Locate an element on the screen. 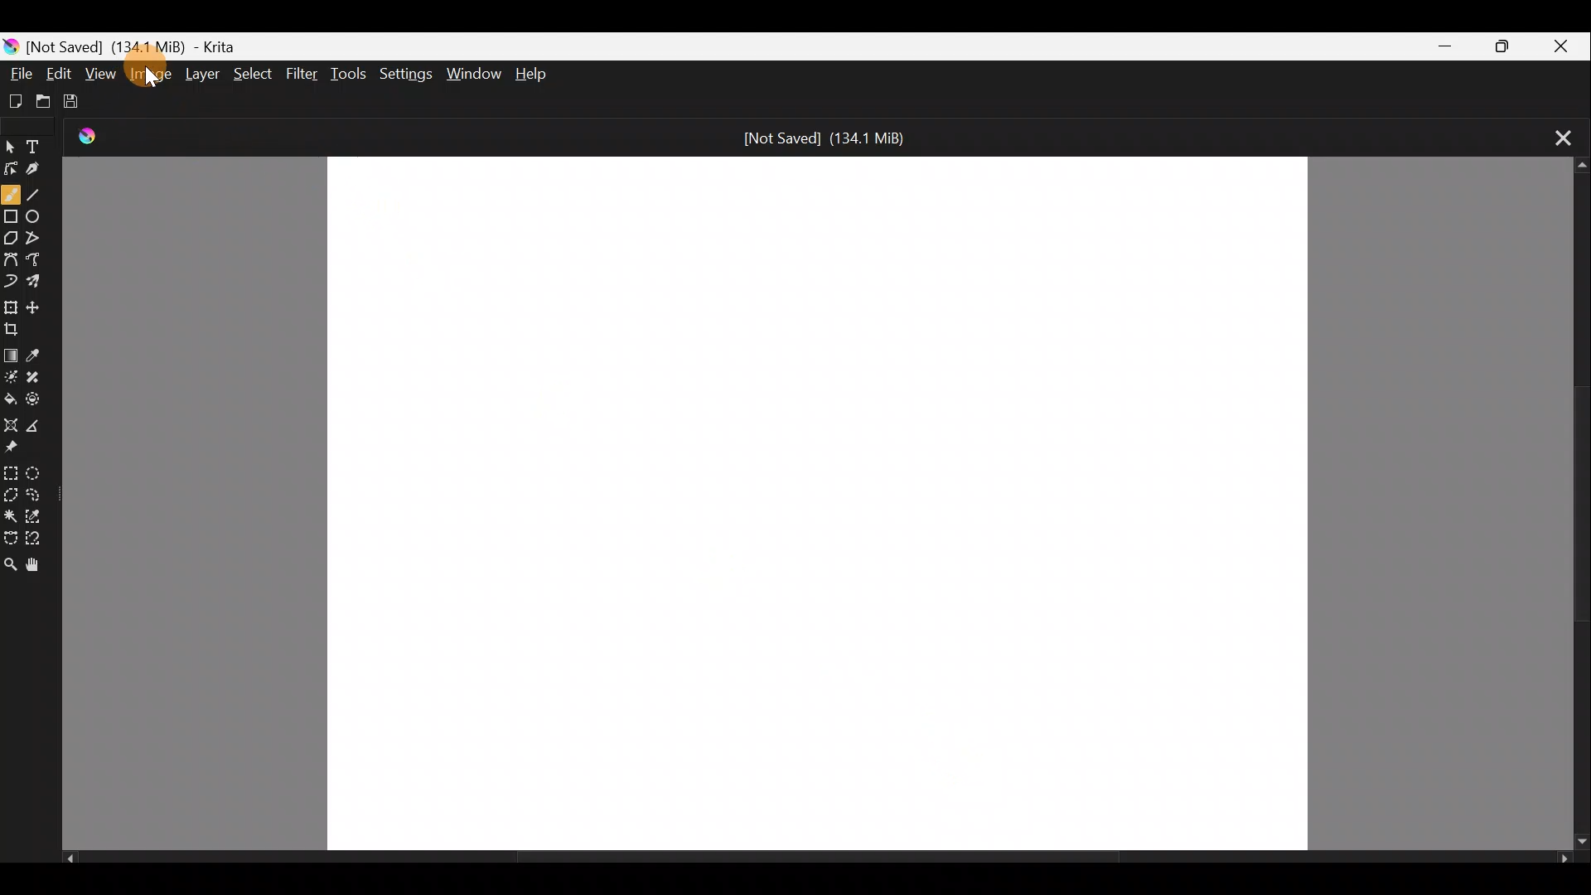  Assistant tool is located at coordinates (10, 422).